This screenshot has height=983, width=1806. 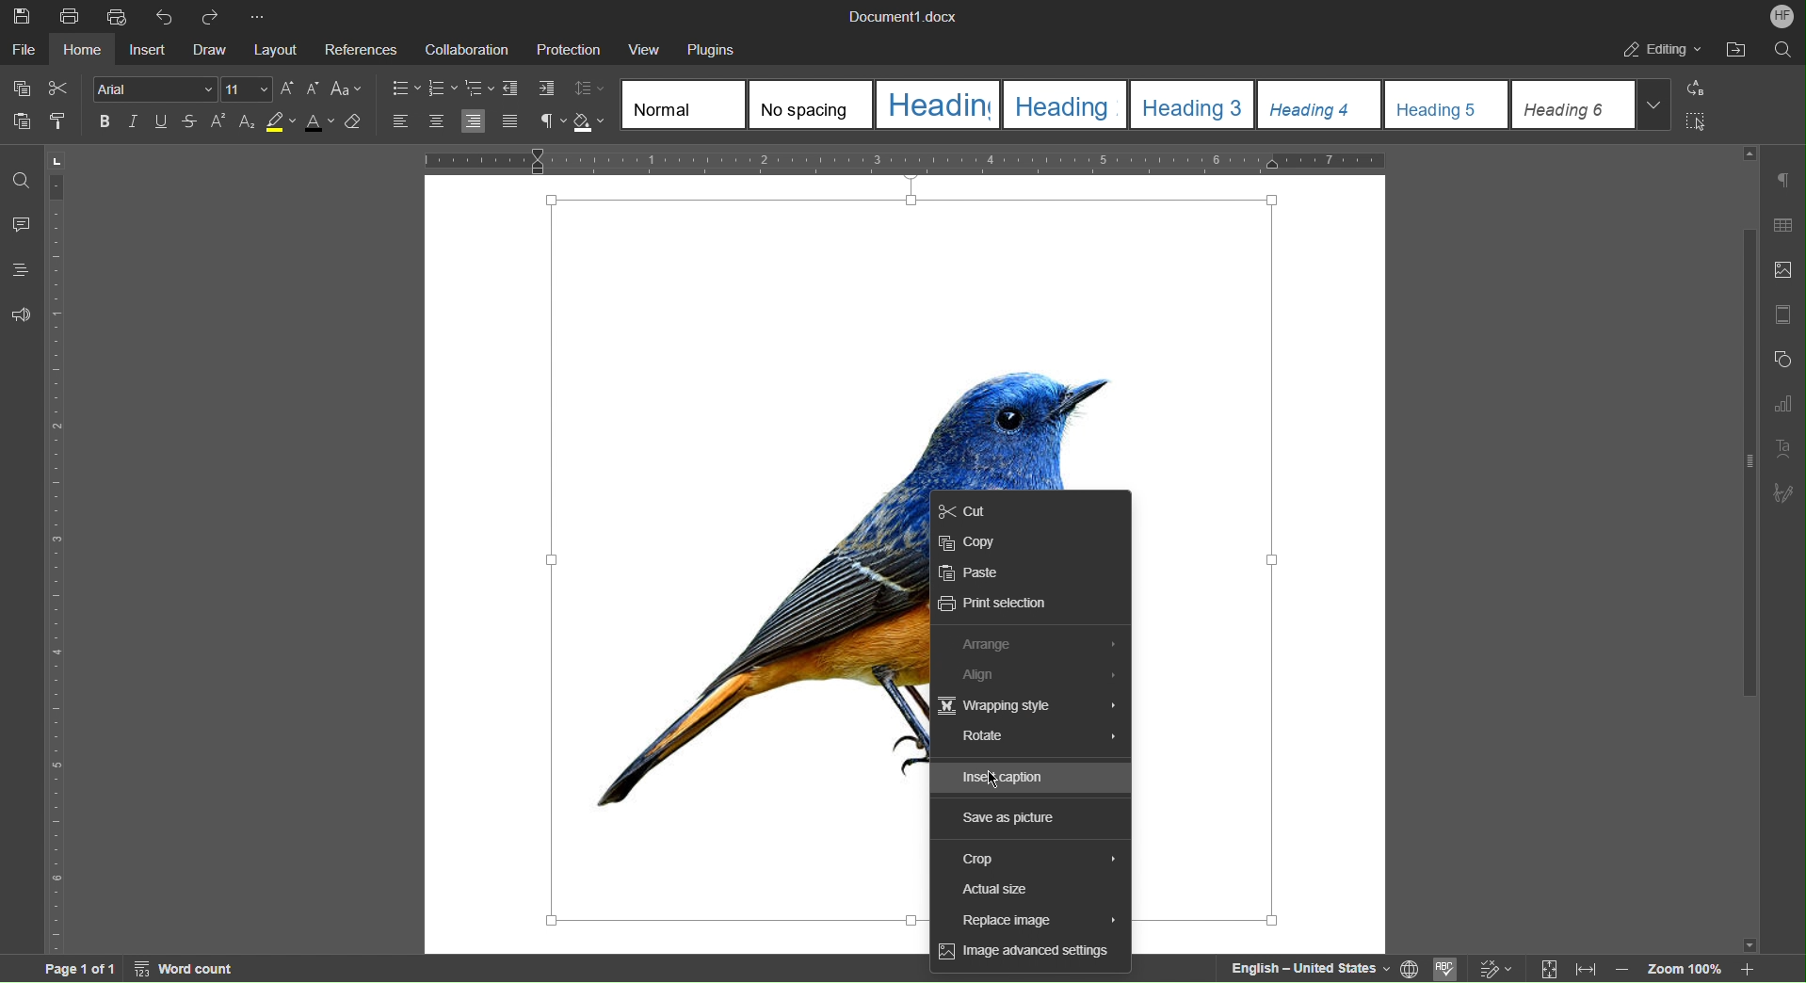 What do you see at coordinates (218, 121) in the screenshot?
I see `Superscript` at bounding box center [218, 121].